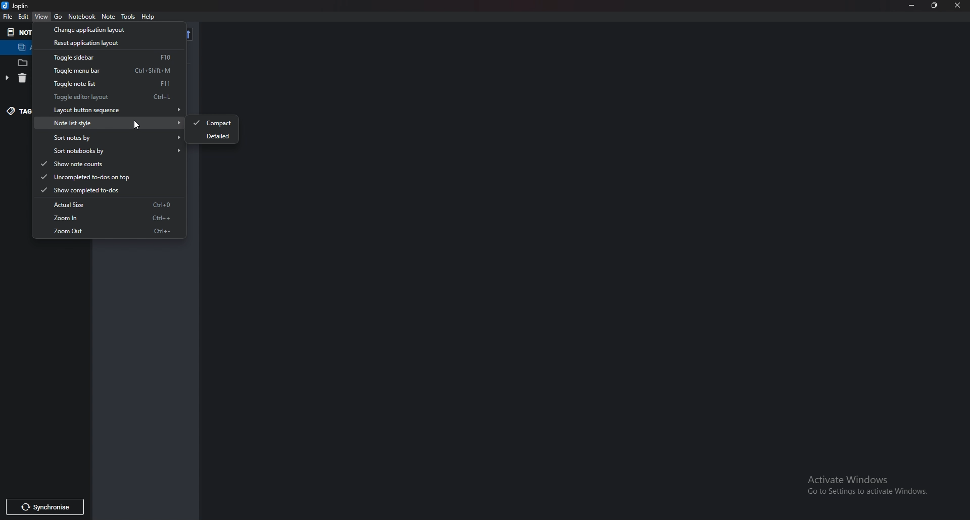 This screenshot has width=970, height=520. What do you see at coordinates (114, 45) in the screenshot?
I see `read applicatiON layout` at bounding box center [114, 45].